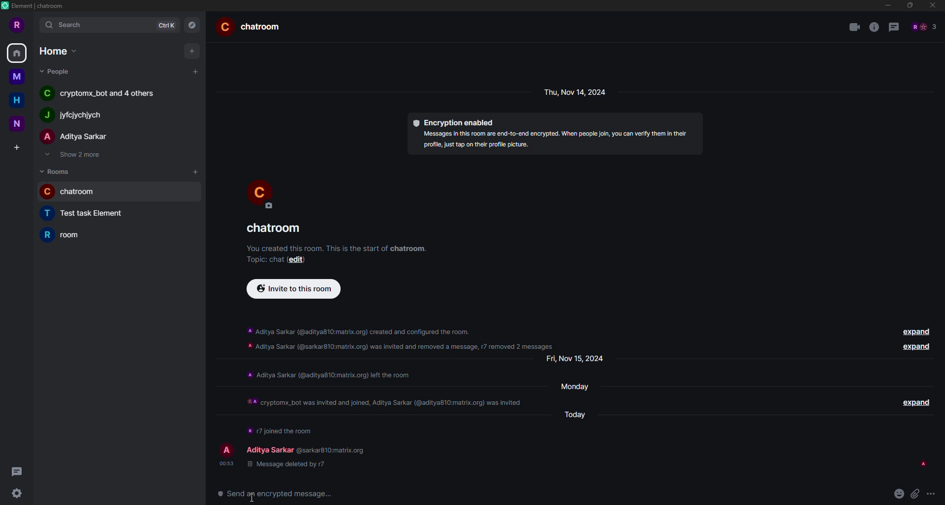  I want to click on show 2 more, so click(77, 155).